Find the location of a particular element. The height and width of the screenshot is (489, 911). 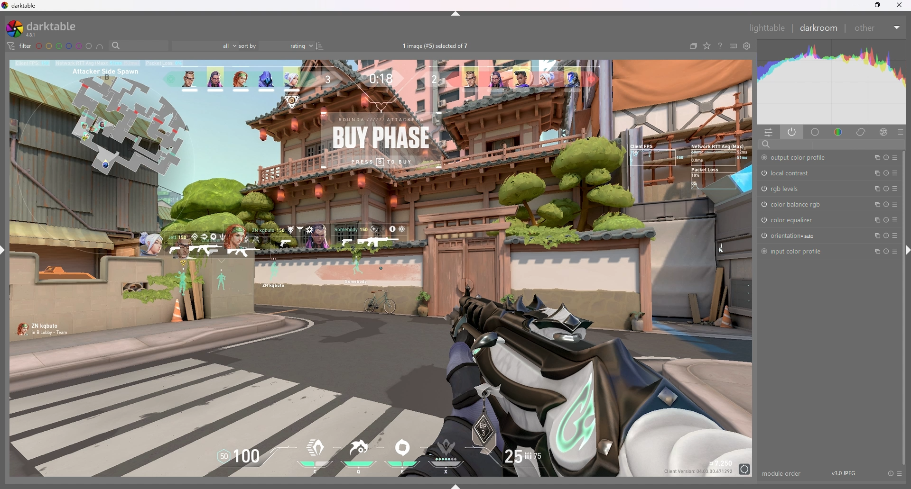

minimize is located at coordinates (857, 5).